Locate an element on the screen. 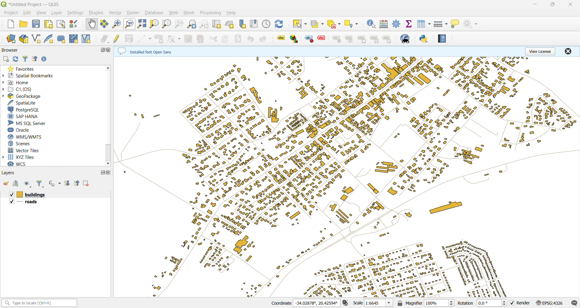  save edits is located at coordinates (130, 39).